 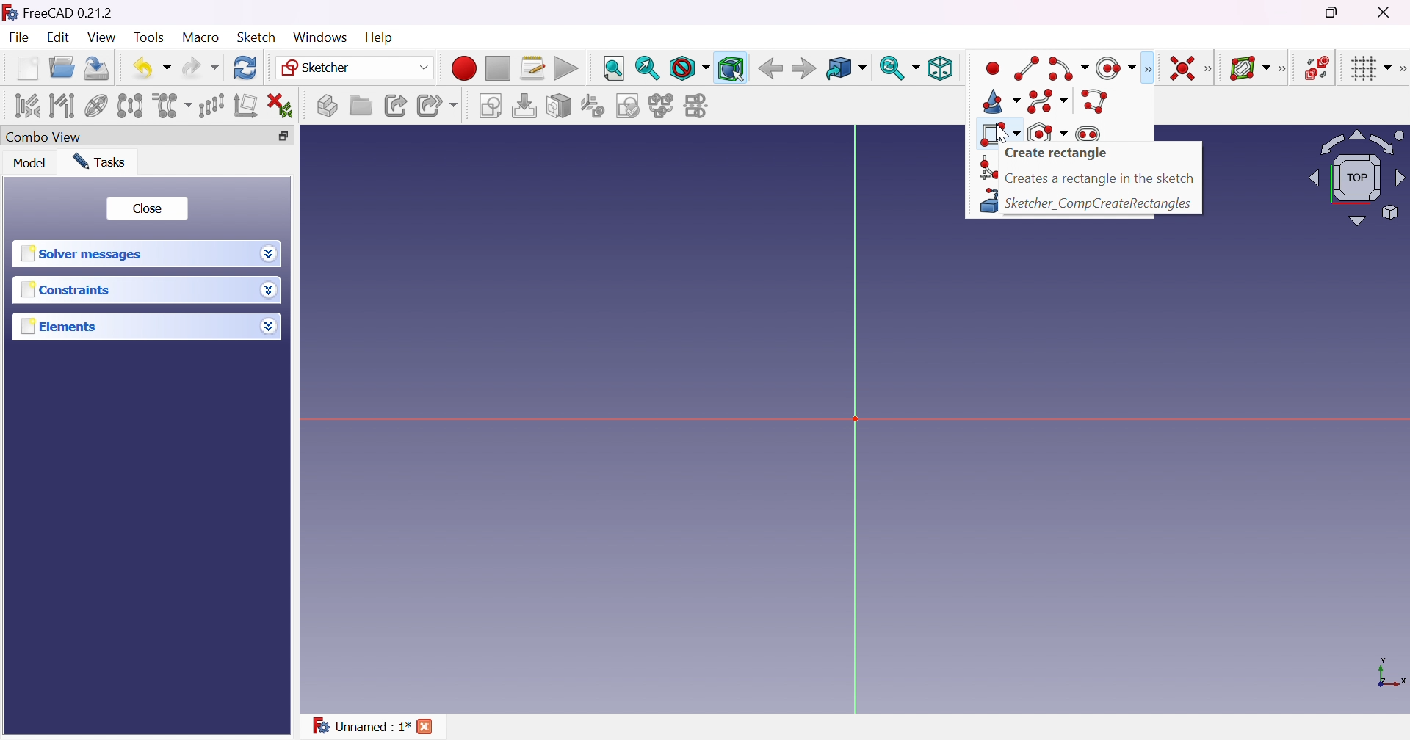 I want to click on Combo view, so click(x=44, y=137).